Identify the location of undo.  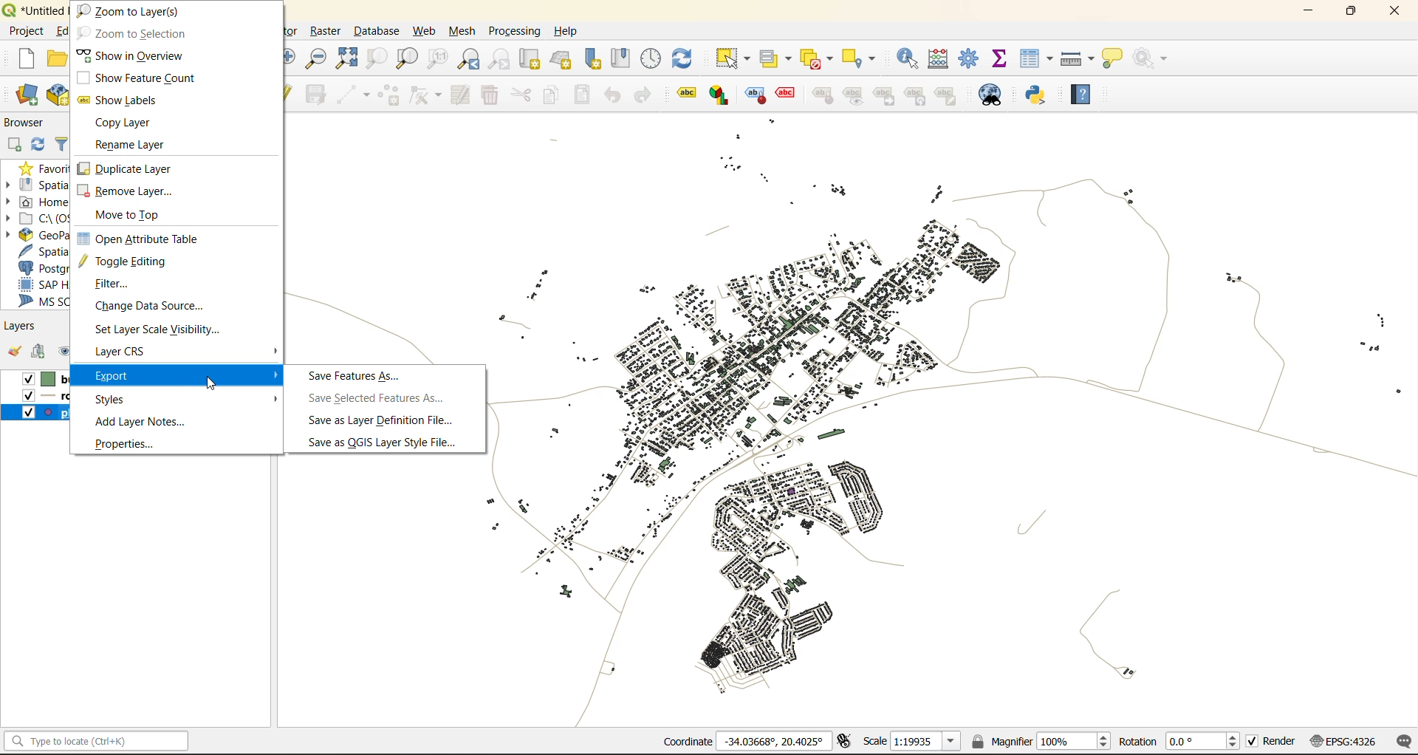
(612, 95).